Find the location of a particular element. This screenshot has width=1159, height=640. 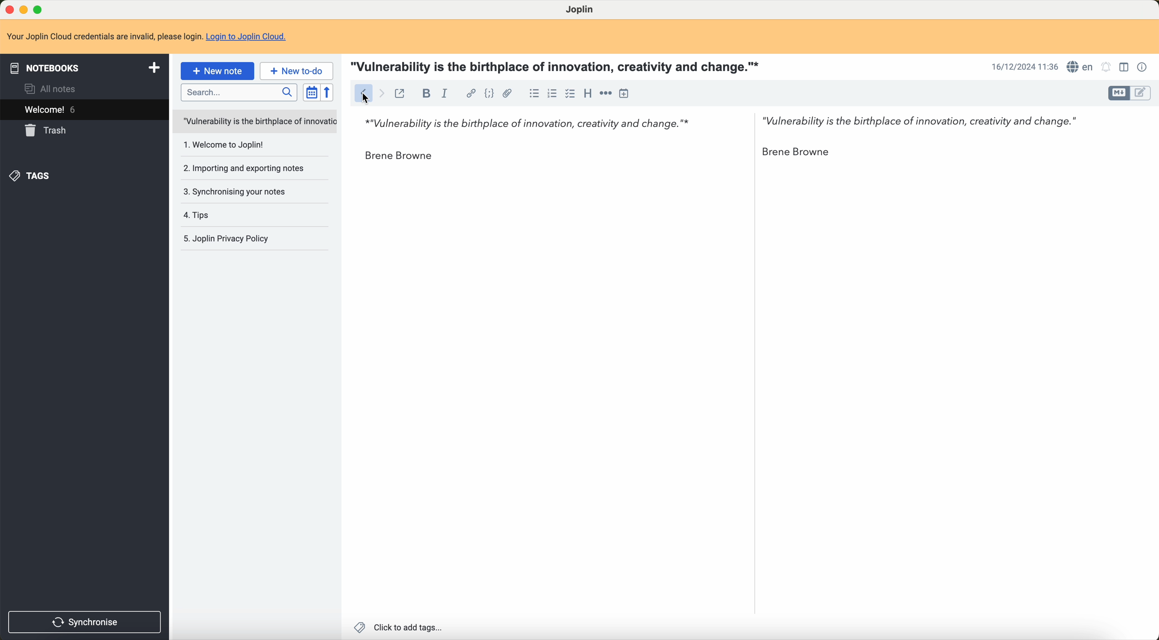

click to add tags is located at coordinates (400, 628).